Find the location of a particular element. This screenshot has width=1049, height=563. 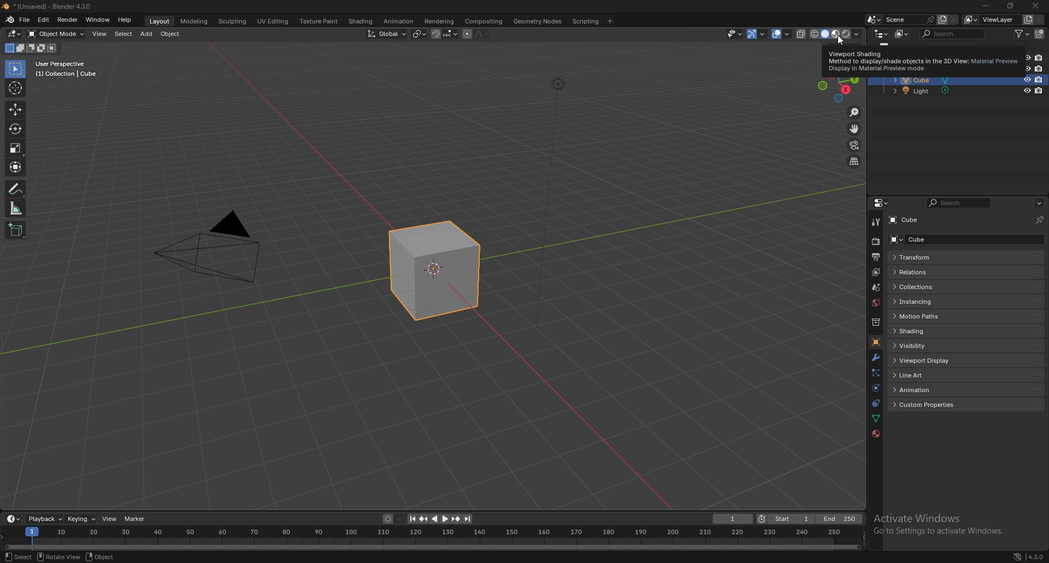

selector is located at coordinates (15, 70).